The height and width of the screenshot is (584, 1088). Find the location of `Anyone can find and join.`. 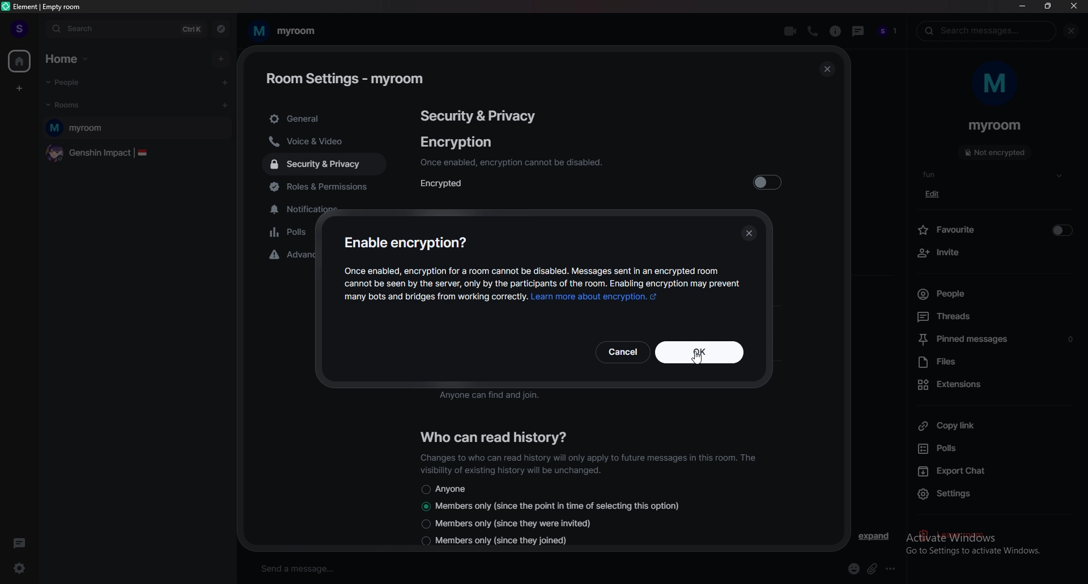

Anyone can find and join. is located at coordinates (509, 397).